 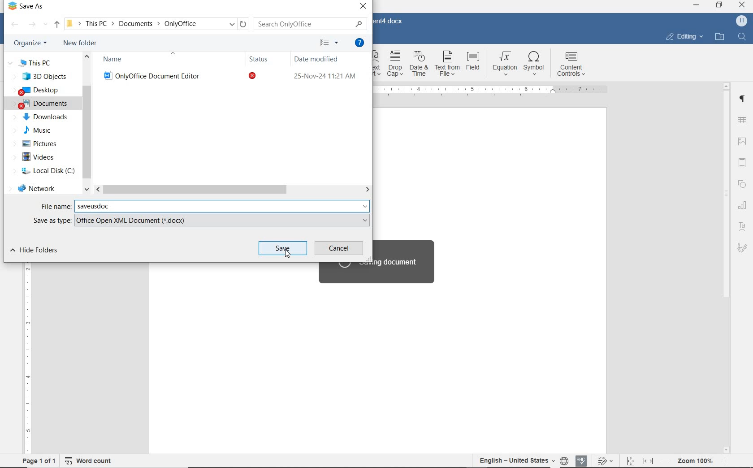 What do you see at coordinates (328, 43) in the screenshot?
I see `change your view` at bounding box center [328, 43].